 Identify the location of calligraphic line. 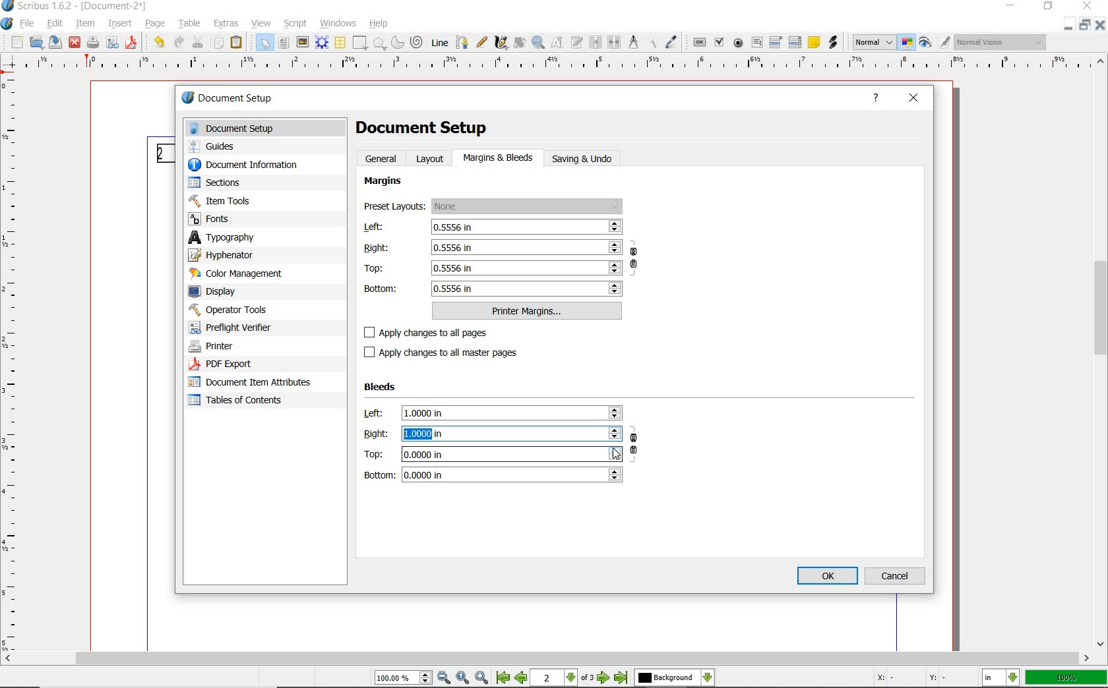
(502, 43).